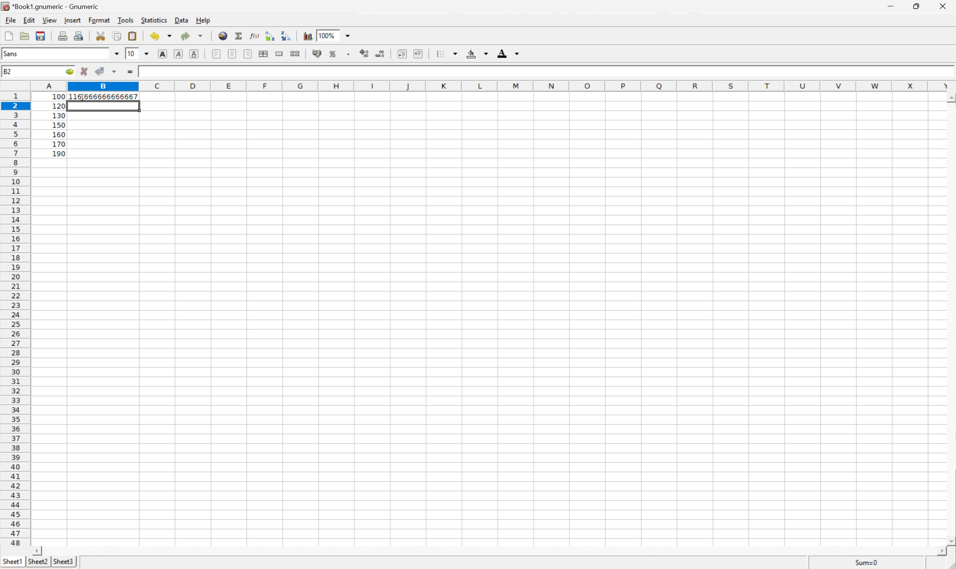 The height and width of the screenshot is (569, 956). I want to click on Scroll Up, so click(950, 97).